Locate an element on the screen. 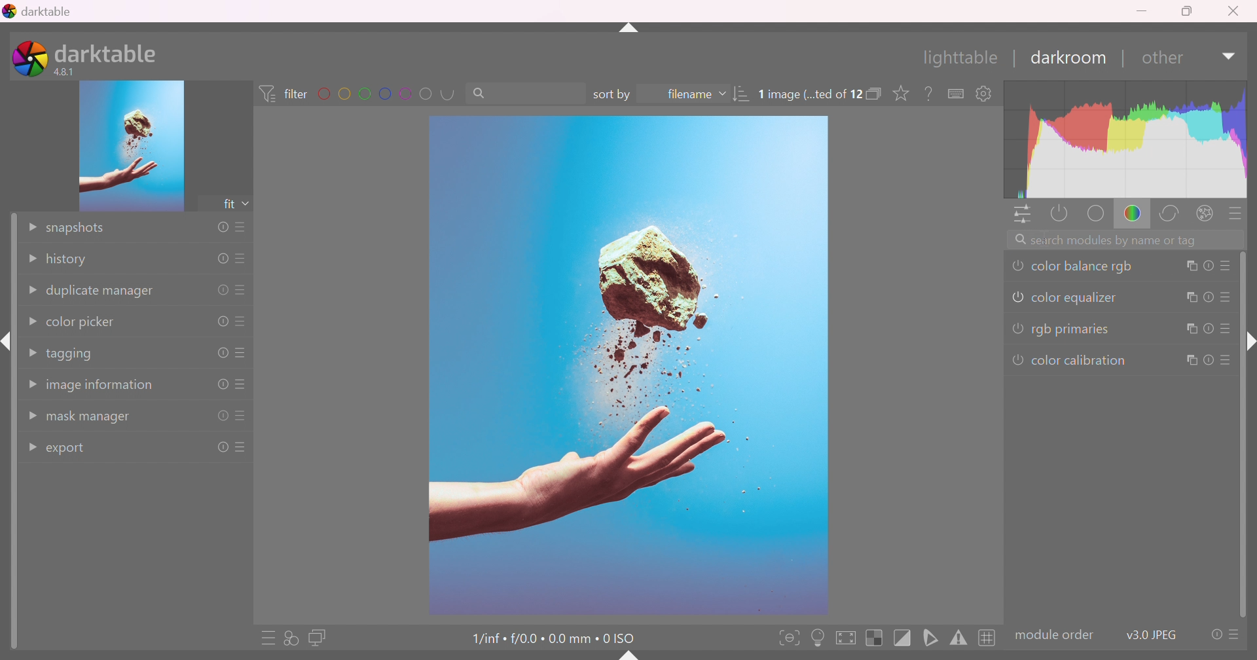  reset is located at coordinates (222, 259).